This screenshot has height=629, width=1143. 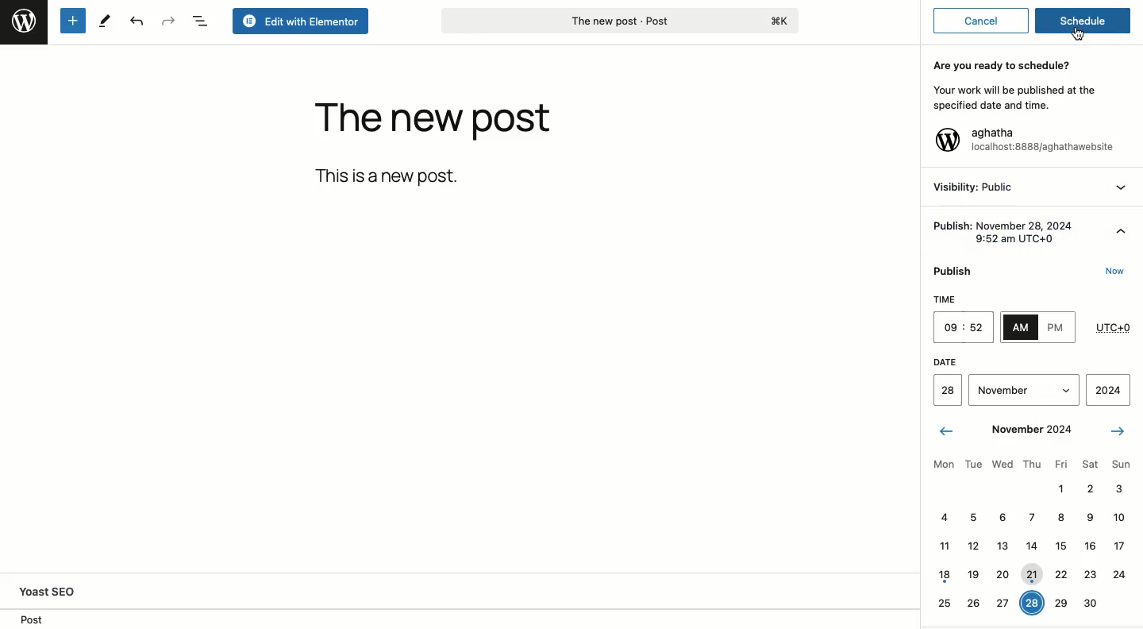 I want to click on Undo, so click(x=137, y=21).